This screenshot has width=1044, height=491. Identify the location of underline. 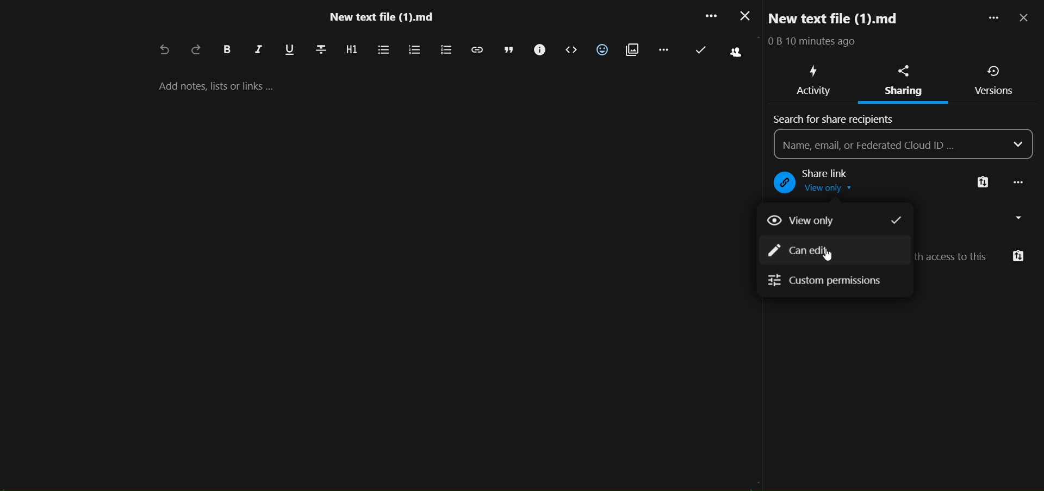
(289, 51).